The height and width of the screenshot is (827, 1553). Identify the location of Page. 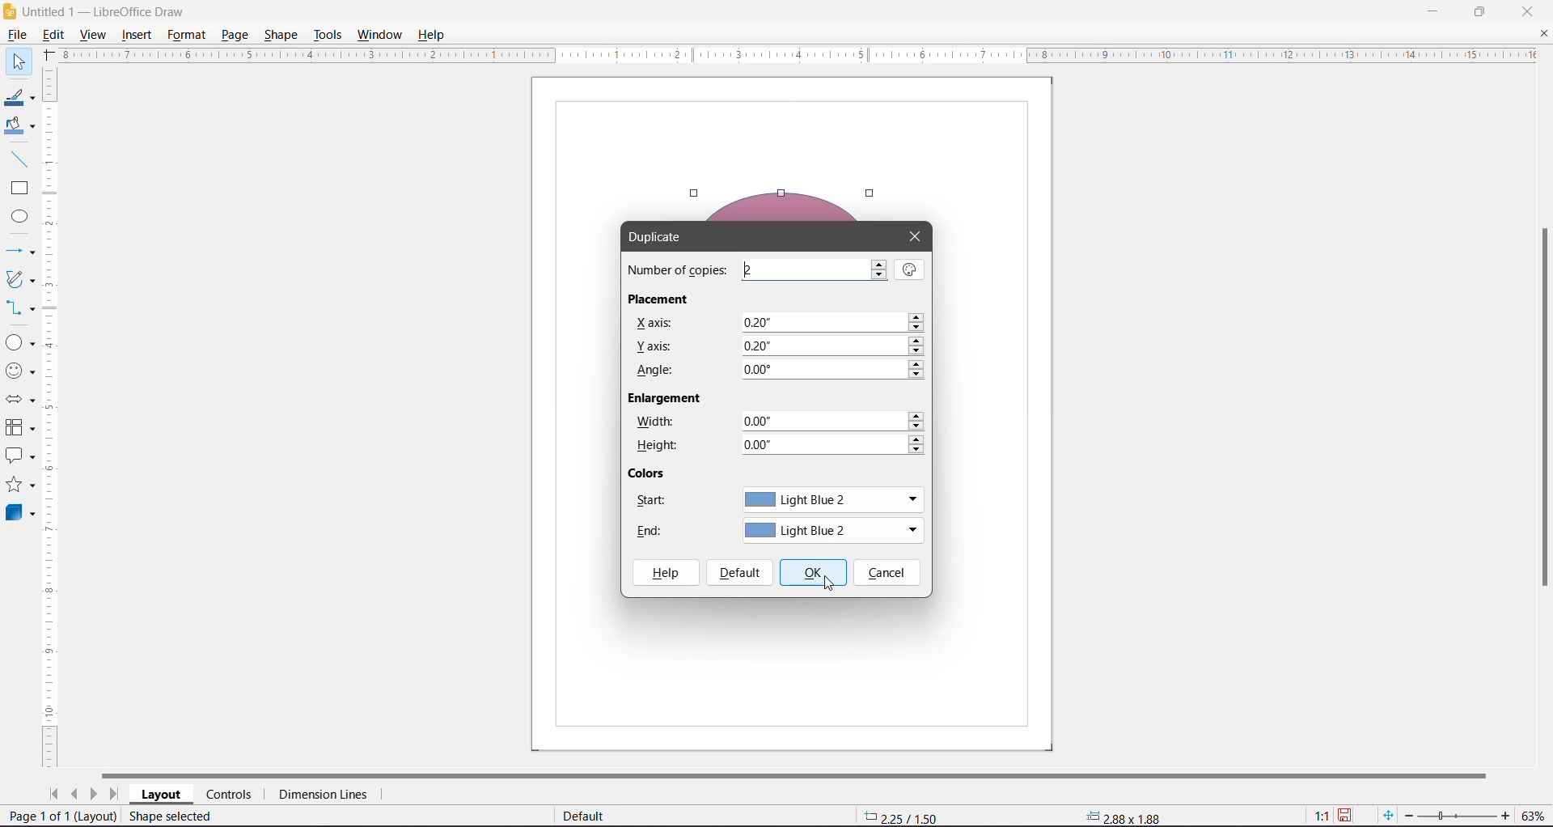
(234, 36).